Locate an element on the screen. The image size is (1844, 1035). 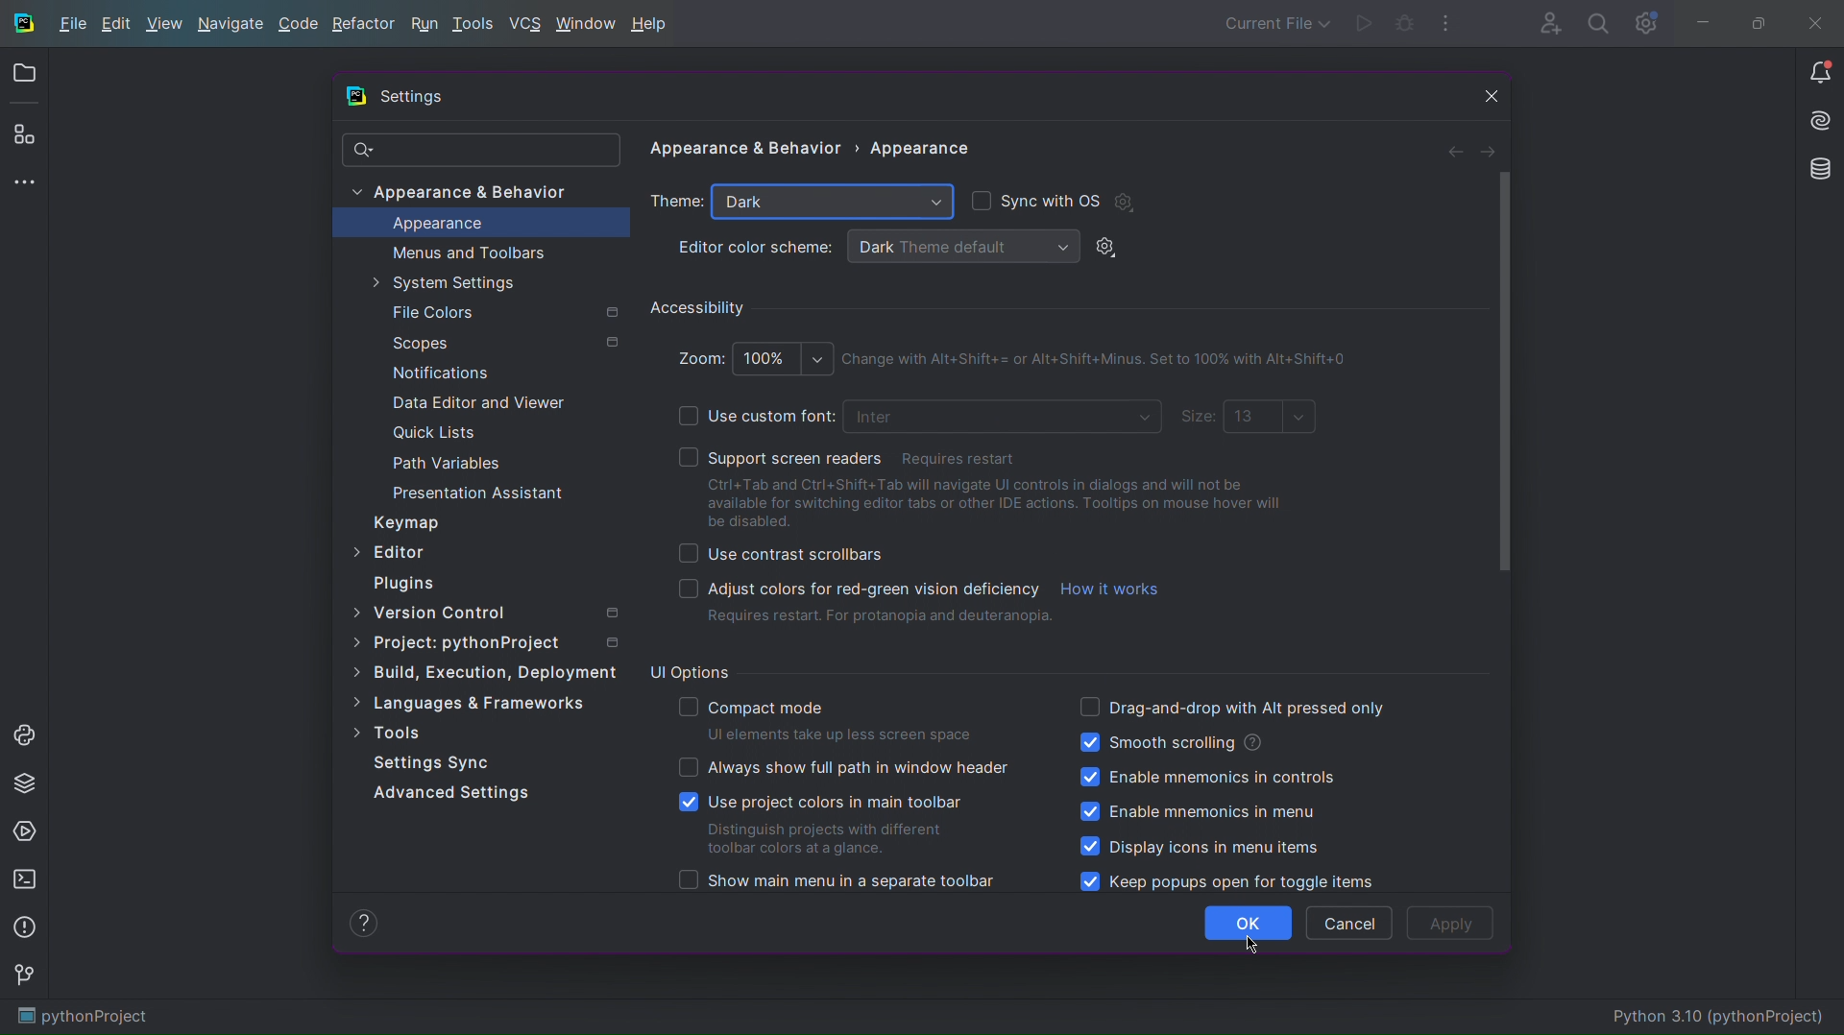
Plugins is located at coordinates (404, 583).